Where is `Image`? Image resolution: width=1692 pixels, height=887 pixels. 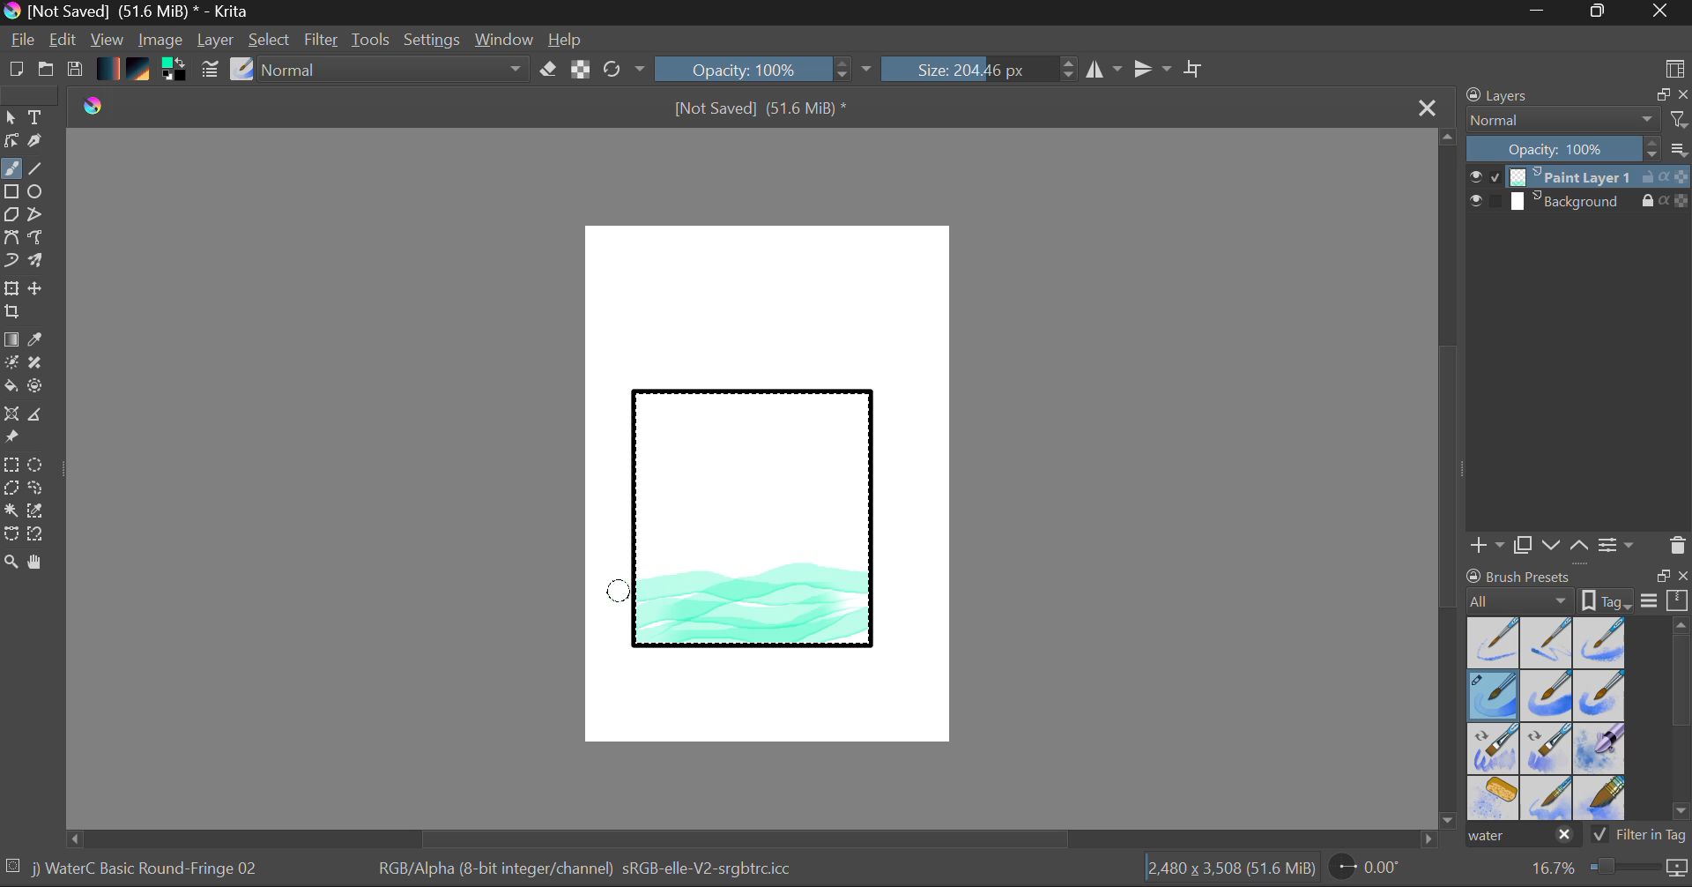 Image is located at coordinates (162, 41).